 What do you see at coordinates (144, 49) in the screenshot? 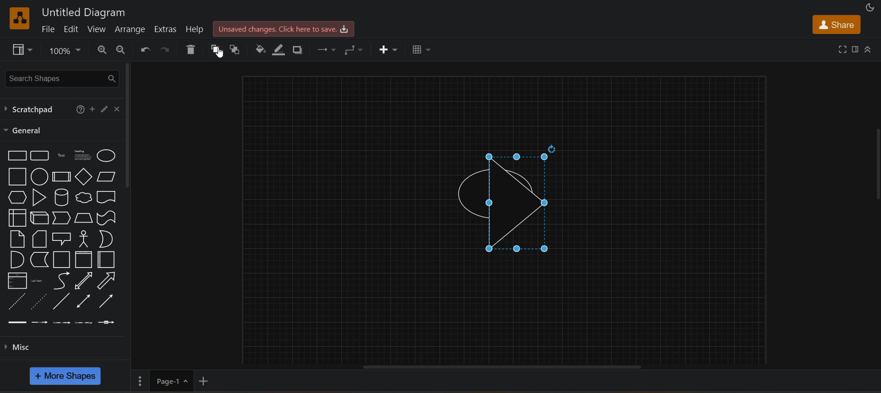
I see `undo` at bounding box center [144, 49].